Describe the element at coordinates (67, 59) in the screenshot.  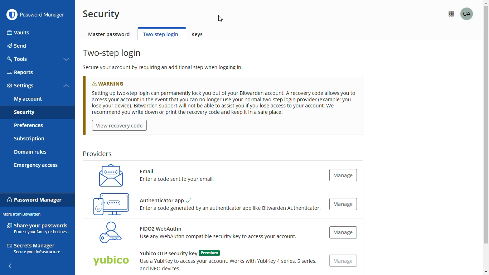
I see `toggle collapse` at that location.